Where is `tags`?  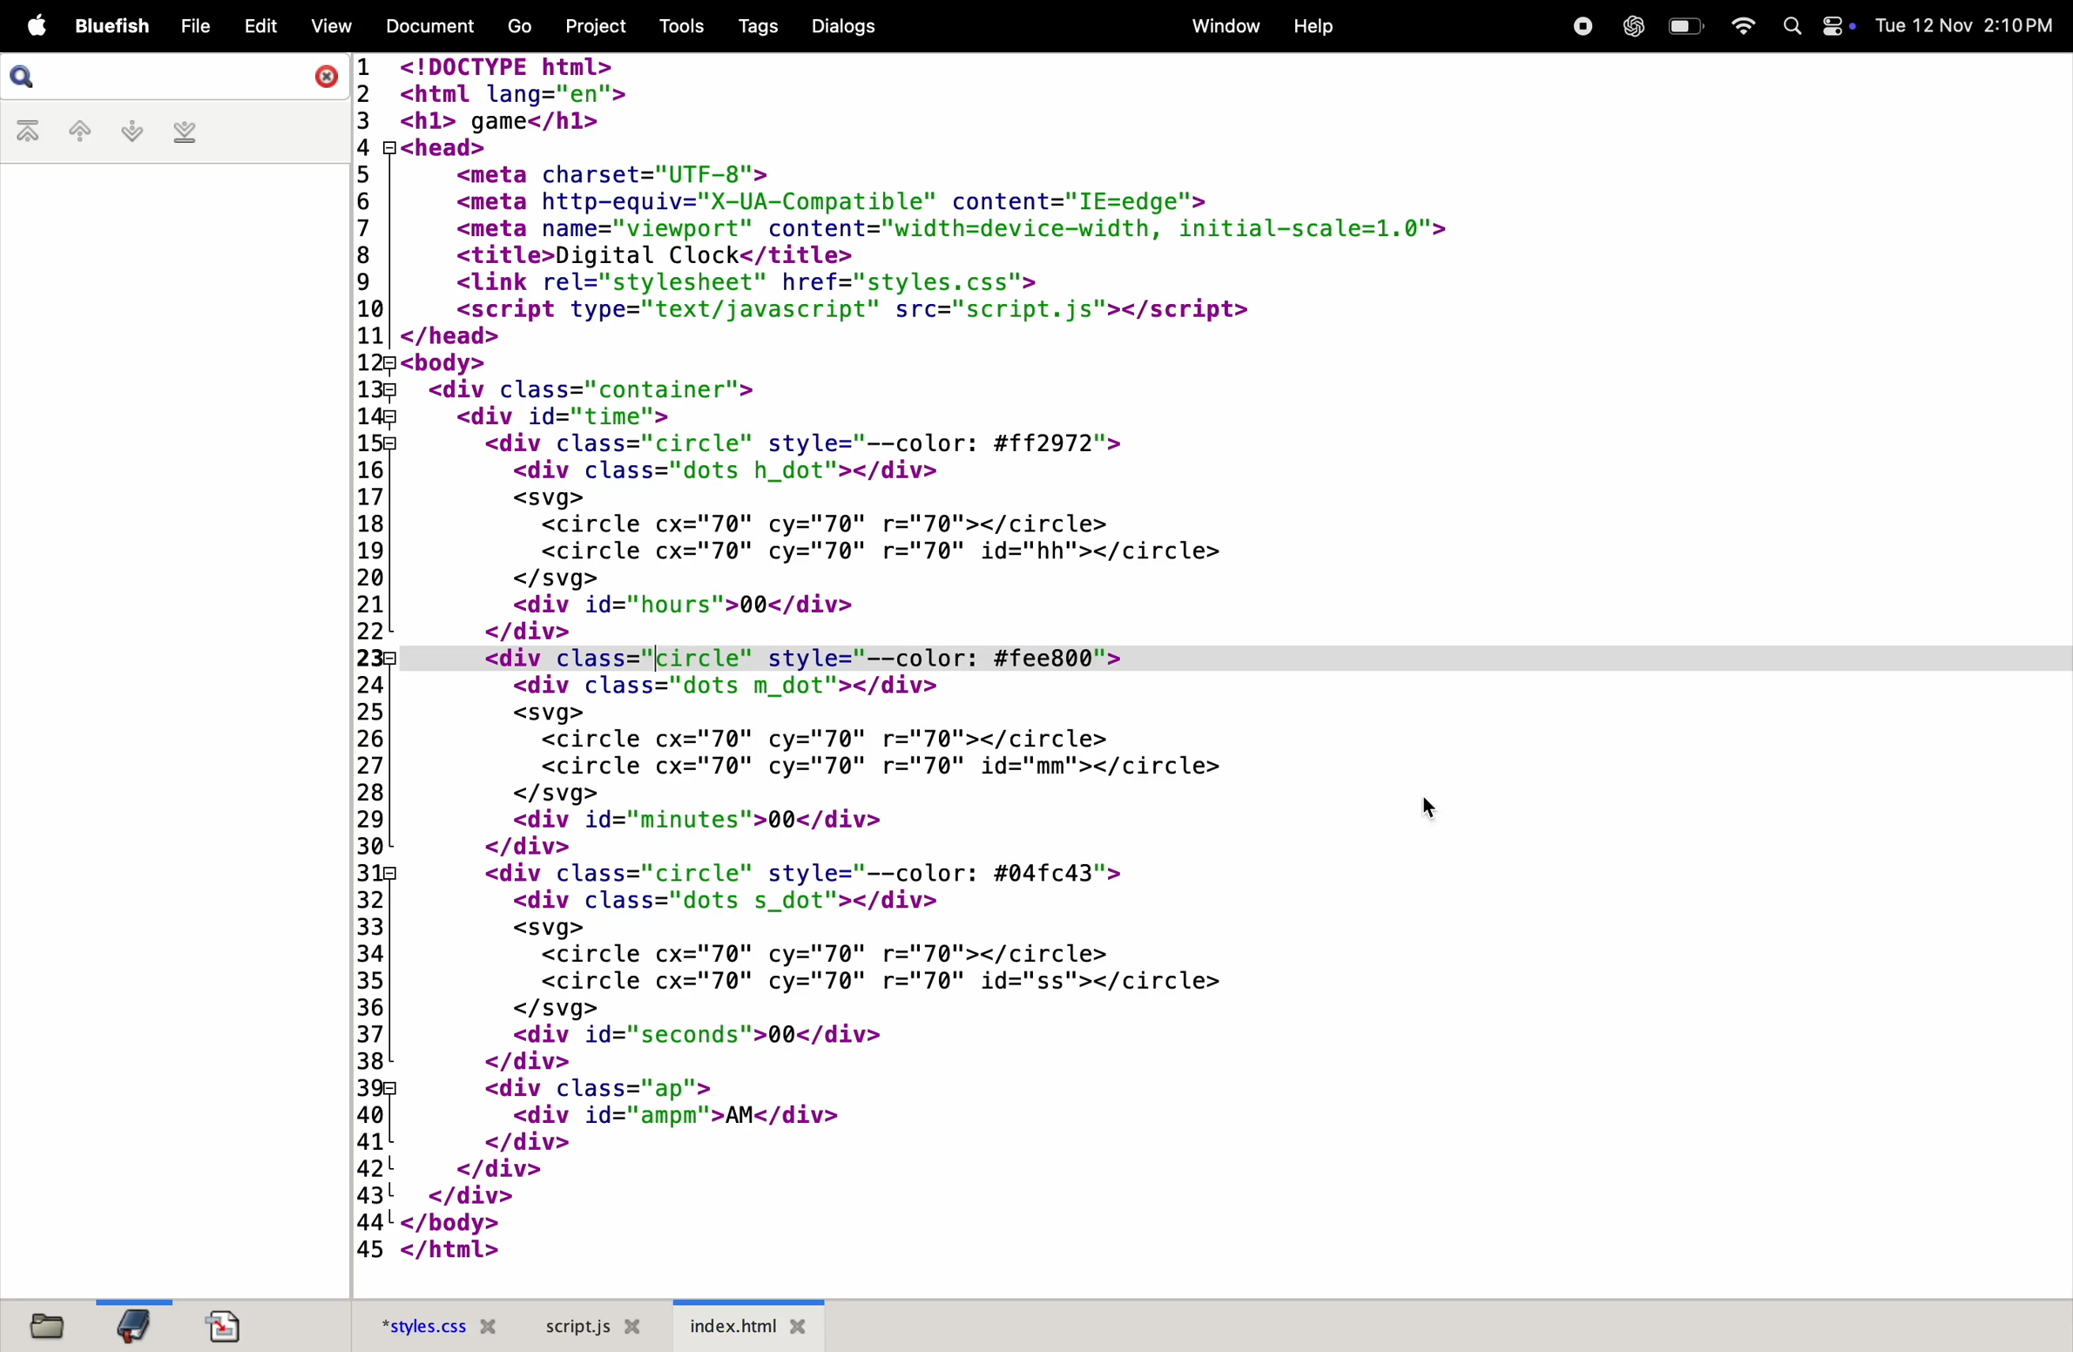 tags is located at coordinates (756, 24).